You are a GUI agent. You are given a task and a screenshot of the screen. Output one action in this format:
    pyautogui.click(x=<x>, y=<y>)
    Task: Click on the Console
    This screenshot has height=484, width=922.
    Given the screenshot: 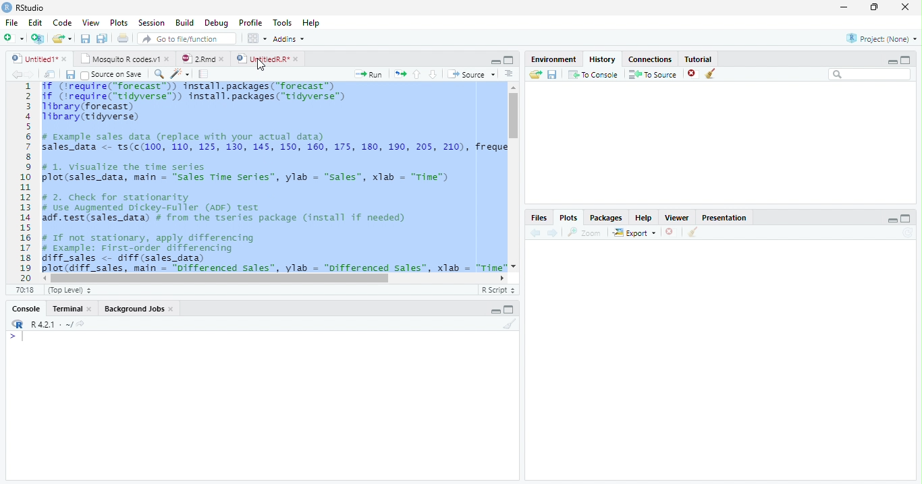 What is the action you would take?
    pyautogui.click(x=27, y=308)
    